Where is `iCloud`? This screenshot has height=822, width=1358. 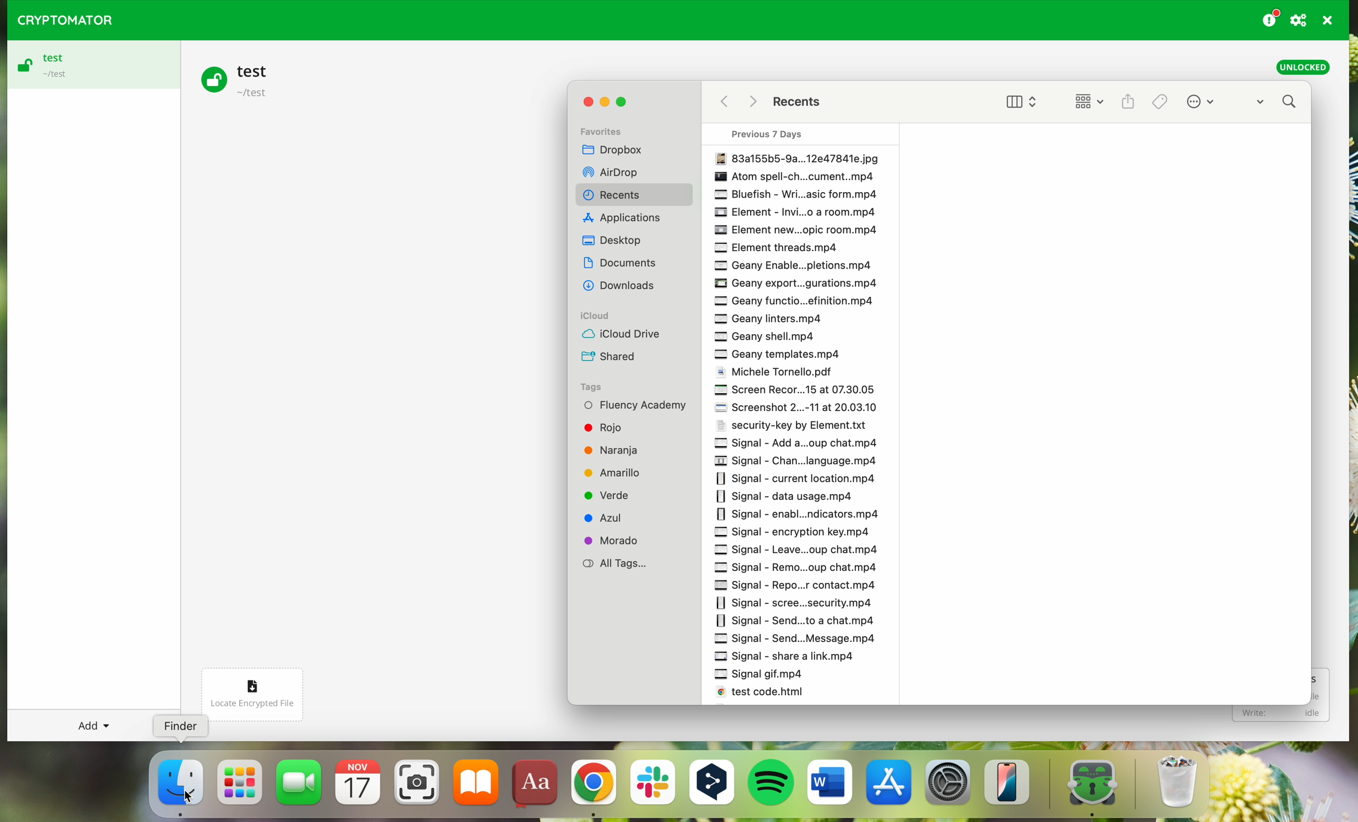 iCloud is located at coordinates (600, 315).